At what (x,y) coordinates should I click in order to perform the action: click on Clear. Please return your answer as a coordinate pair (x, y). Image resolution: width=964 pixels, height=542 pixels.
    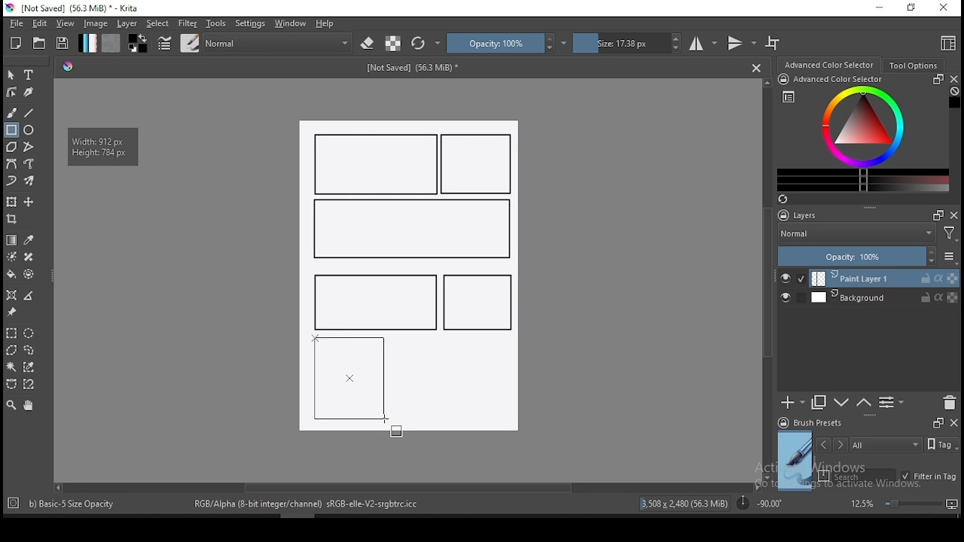
    Looking at the image, I should click on (954, 93).